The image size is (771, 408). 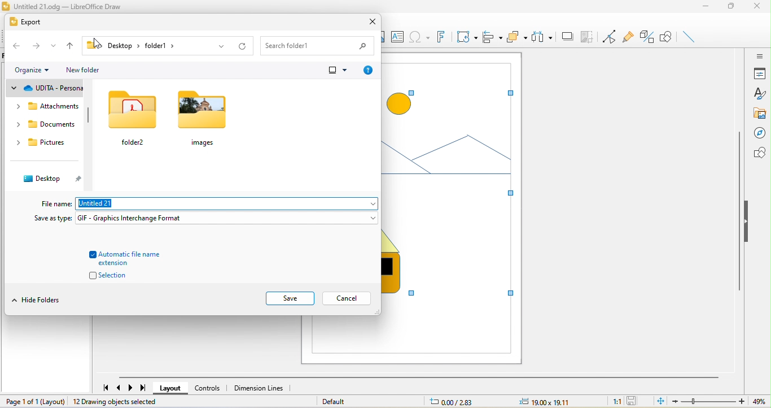 What do you see at coordinates (143, 388) in the screenshot?
I see `last` at bounding box center [143, 388].